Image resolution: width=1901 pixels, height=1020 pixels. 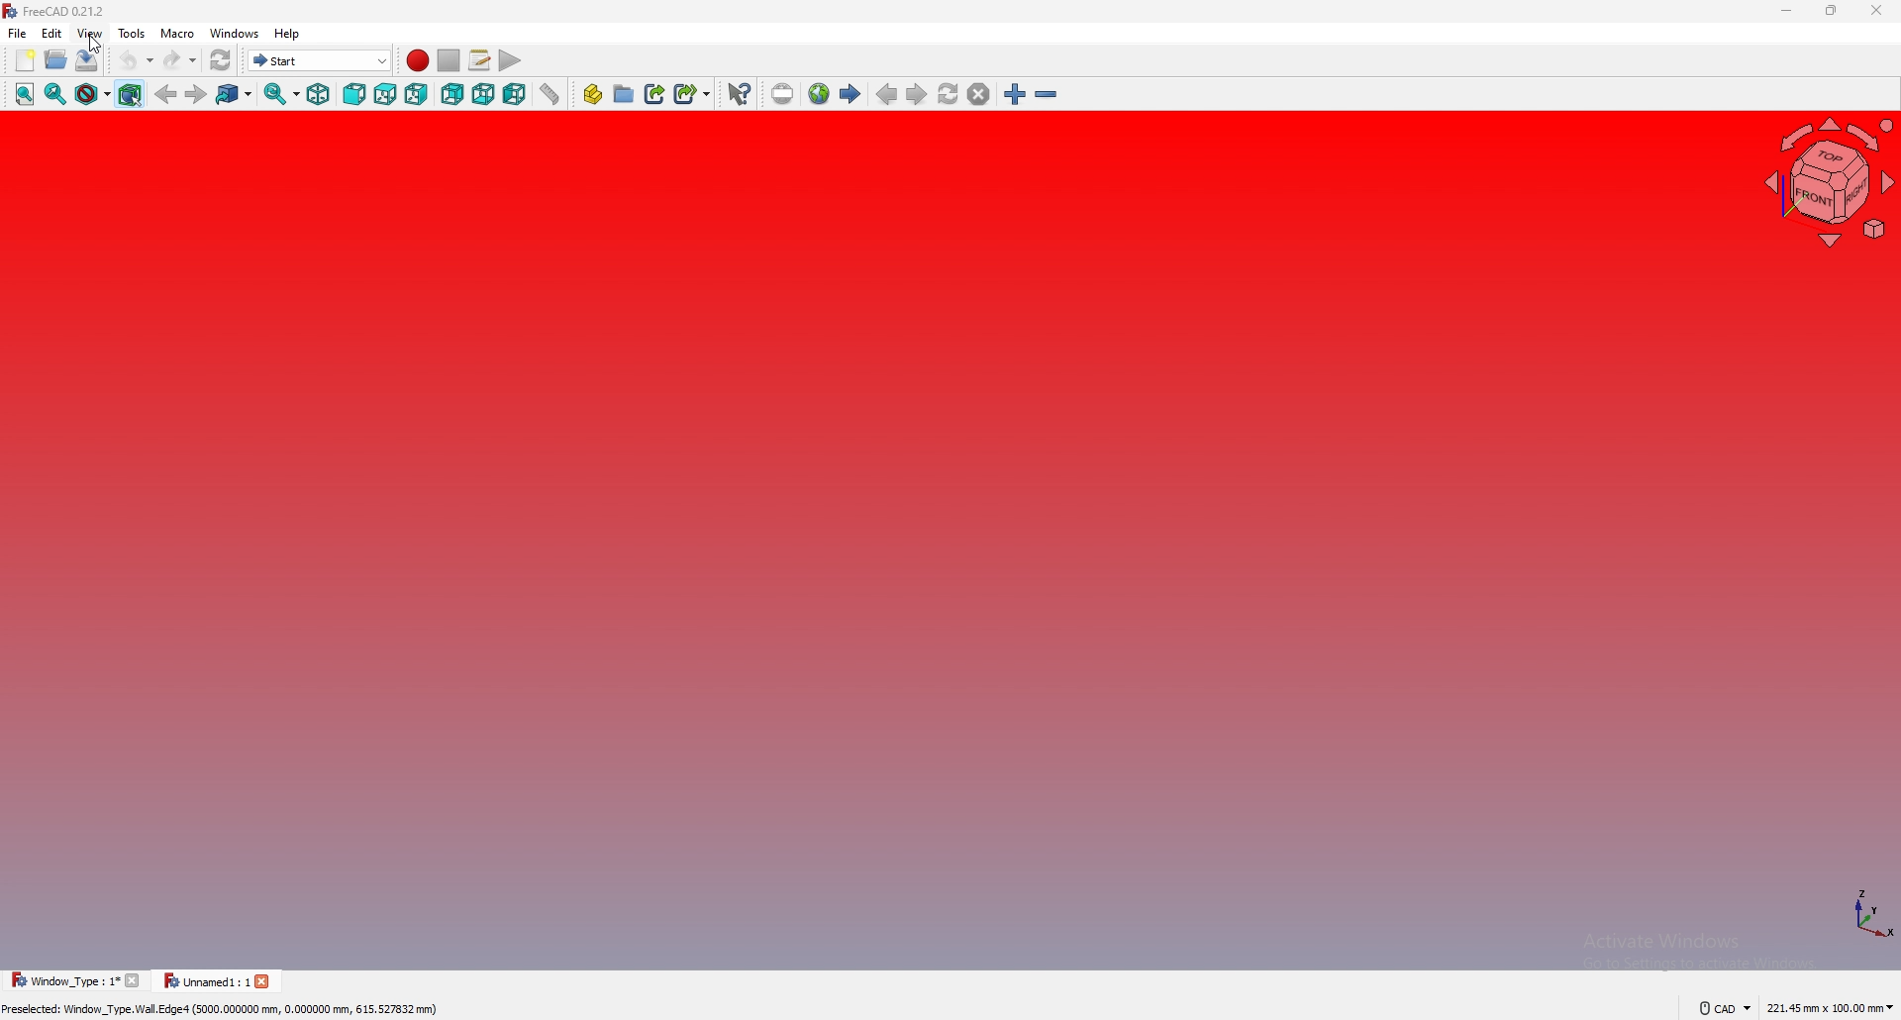 I want to click on new, so click(x=25, y=59).